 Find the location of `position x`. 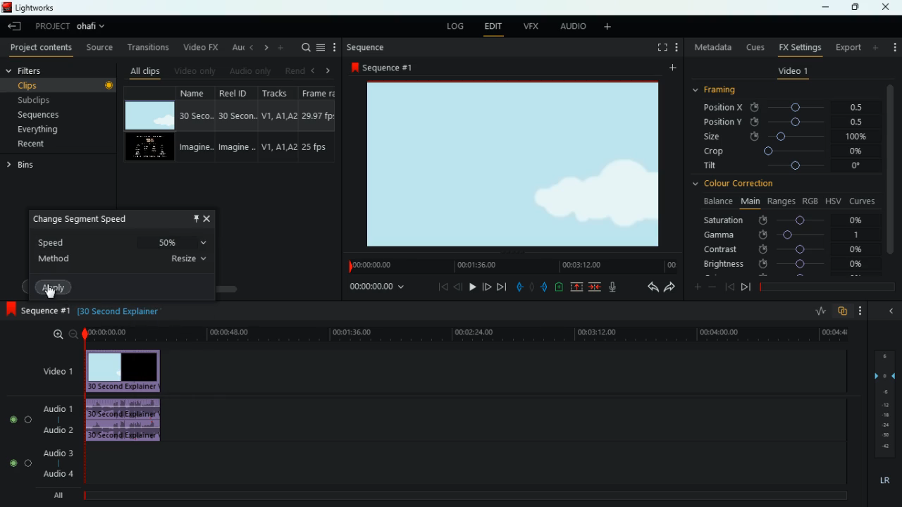

position x is located at coordinates (786, 107).